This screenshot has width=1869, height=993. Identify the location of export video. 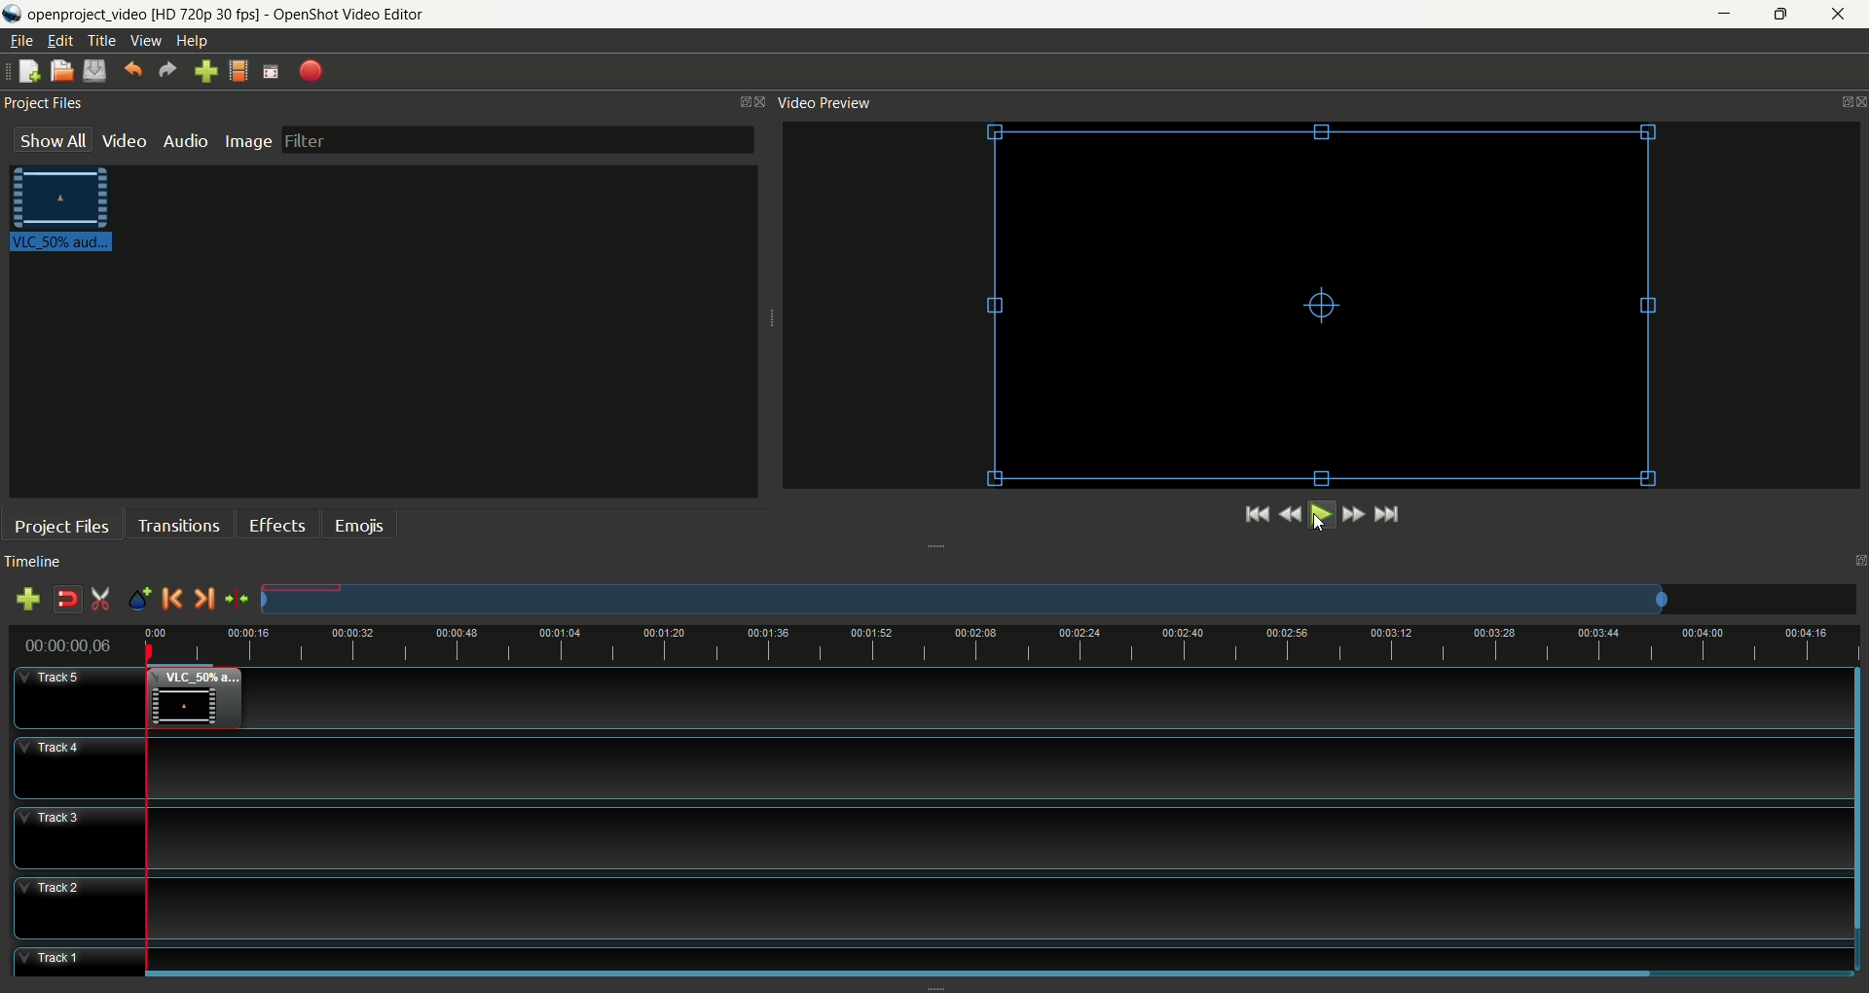
(312, 70).